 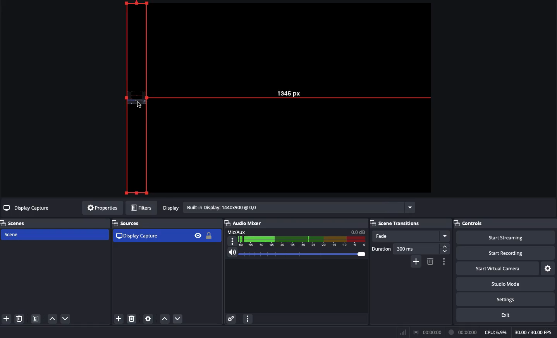 What do you see at coordinates (430, 261) in the screenshot?
I see `Delete` at bounding box center [430, 261].